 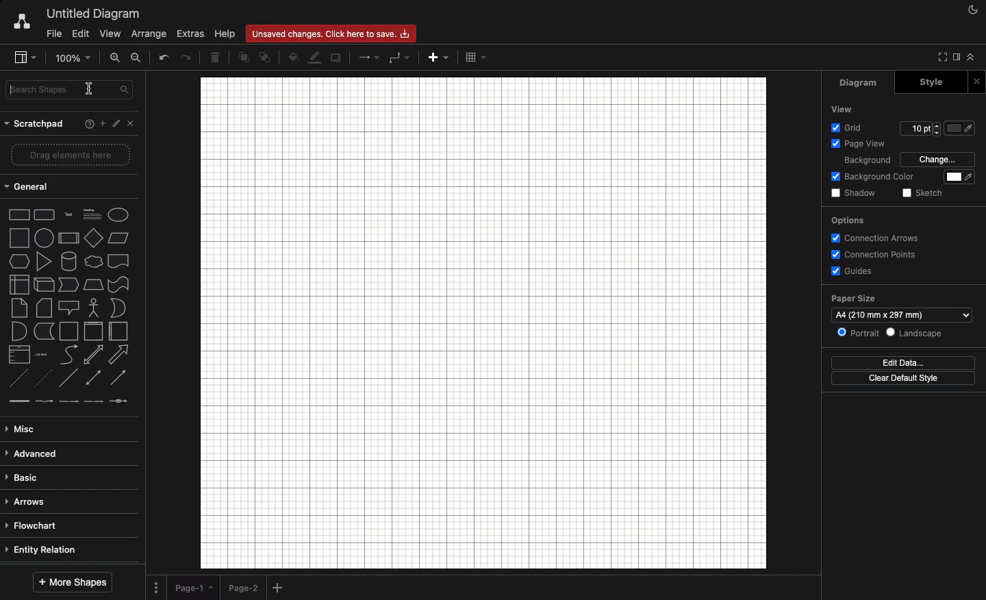 What do you see at coordinates (874, 255) in the screenshot?
I see `Connection points` at bounding box center [874, 255].